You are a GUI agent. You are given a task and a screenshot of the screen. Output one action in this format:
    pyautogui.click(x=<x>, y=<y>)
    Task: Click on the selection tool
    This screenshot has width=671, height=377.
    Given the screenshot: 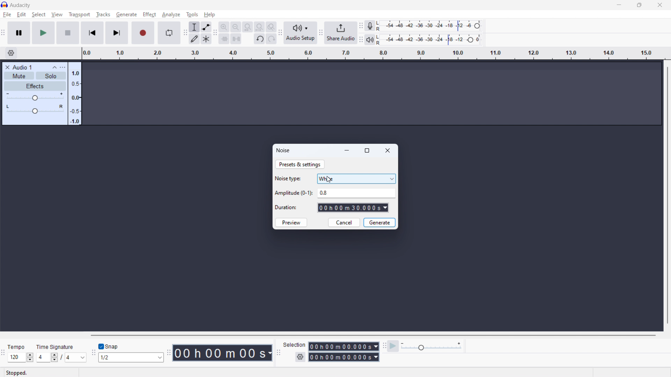 What is the action you would take?
    pyautogui.click(x=195, y=27)
    